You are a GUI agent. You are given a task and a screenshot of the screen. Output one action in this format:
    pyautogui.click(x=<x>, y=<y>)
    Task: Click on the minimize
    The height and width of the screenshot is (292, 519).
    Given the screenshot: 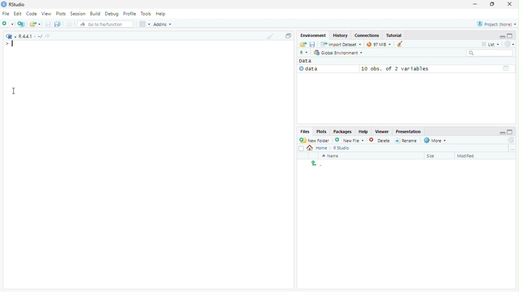 What is the action you would take?
    pyautogui.click(x=502, y=131)
    